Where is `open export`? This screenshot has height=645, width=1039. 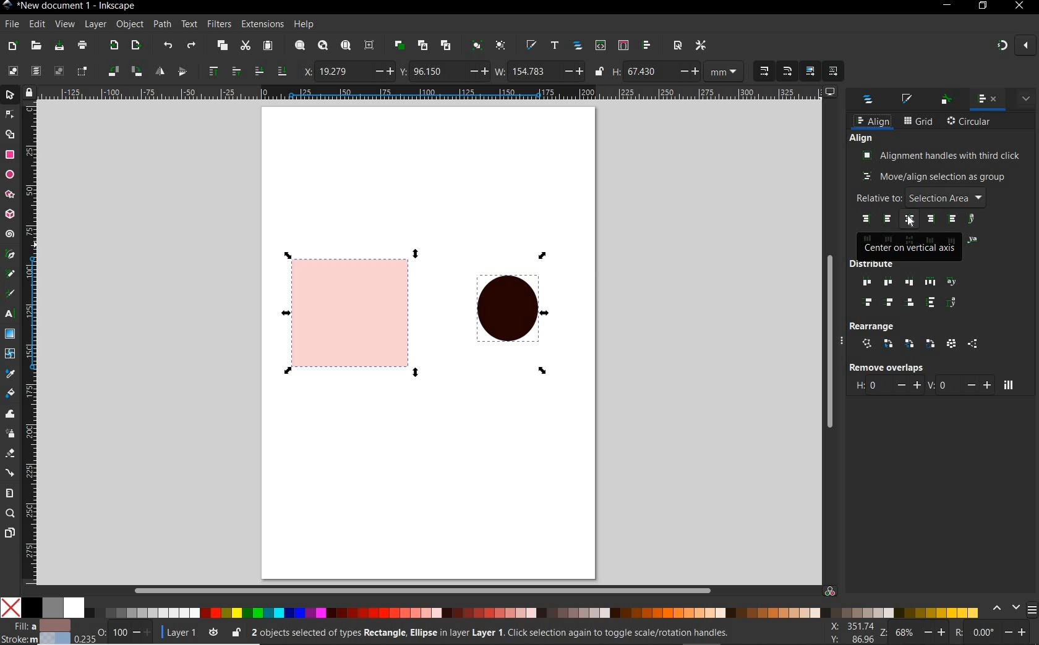
open export is located at coordinates (136, 45).